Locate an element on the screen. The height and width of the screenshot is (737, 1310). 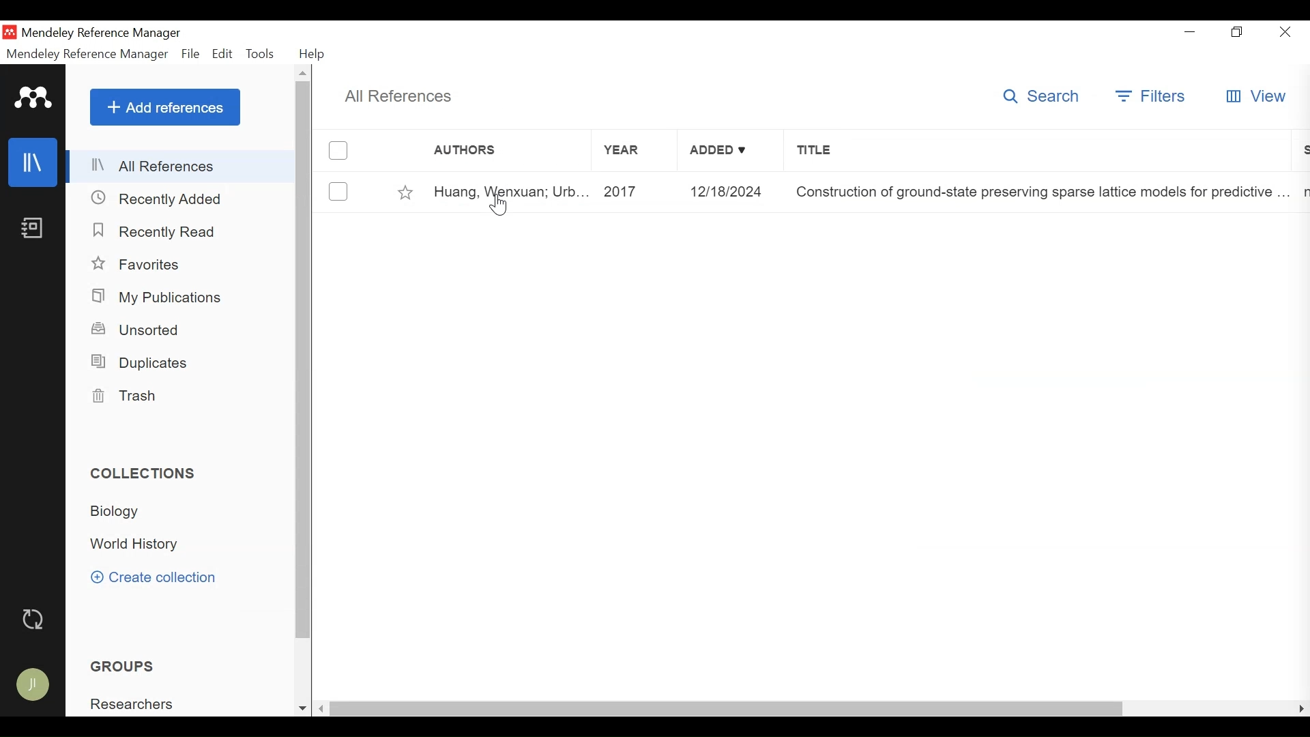
Recently Read is located at coordinates (151, 231).